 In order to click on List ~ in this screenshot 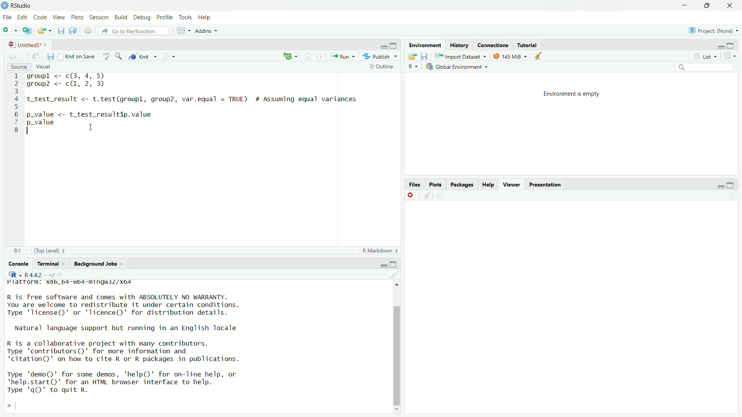, I will do `click(704, 56)`.